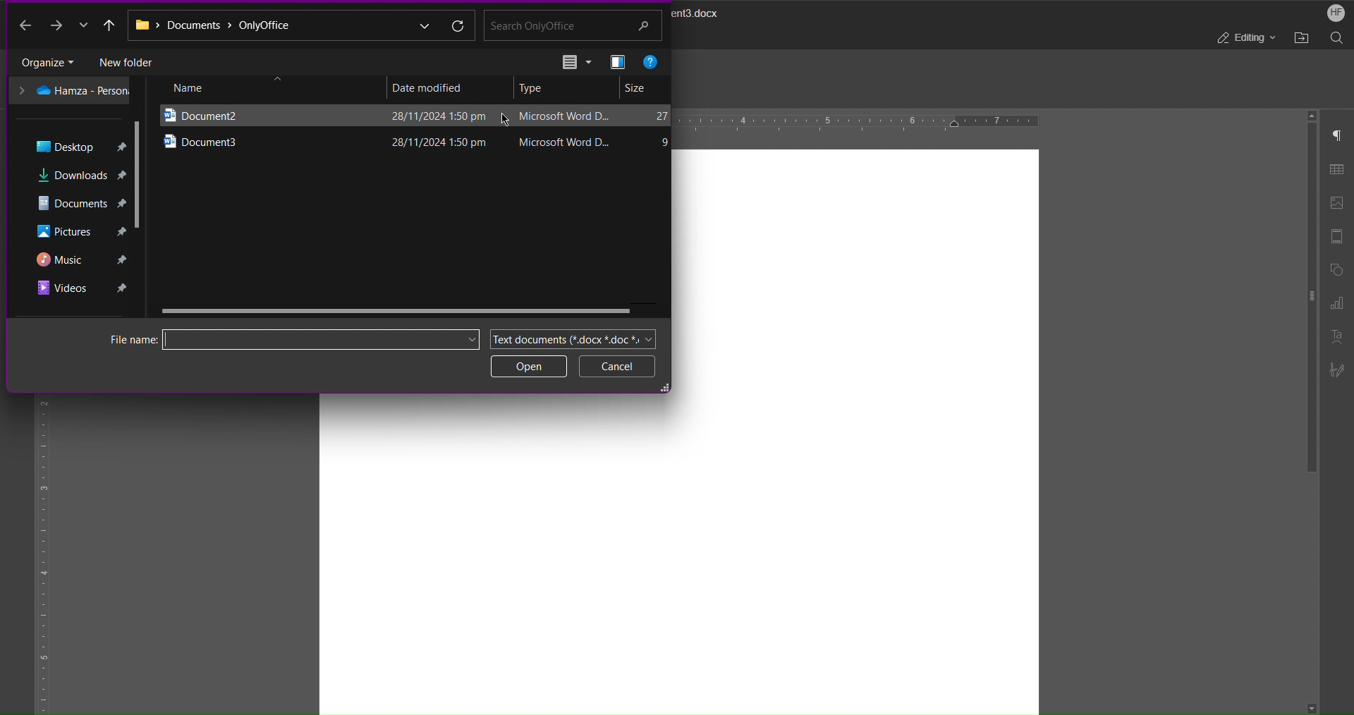 This screenshot has width=1354, height=715. I want to click on Header/Footer, so click(1338, 234).